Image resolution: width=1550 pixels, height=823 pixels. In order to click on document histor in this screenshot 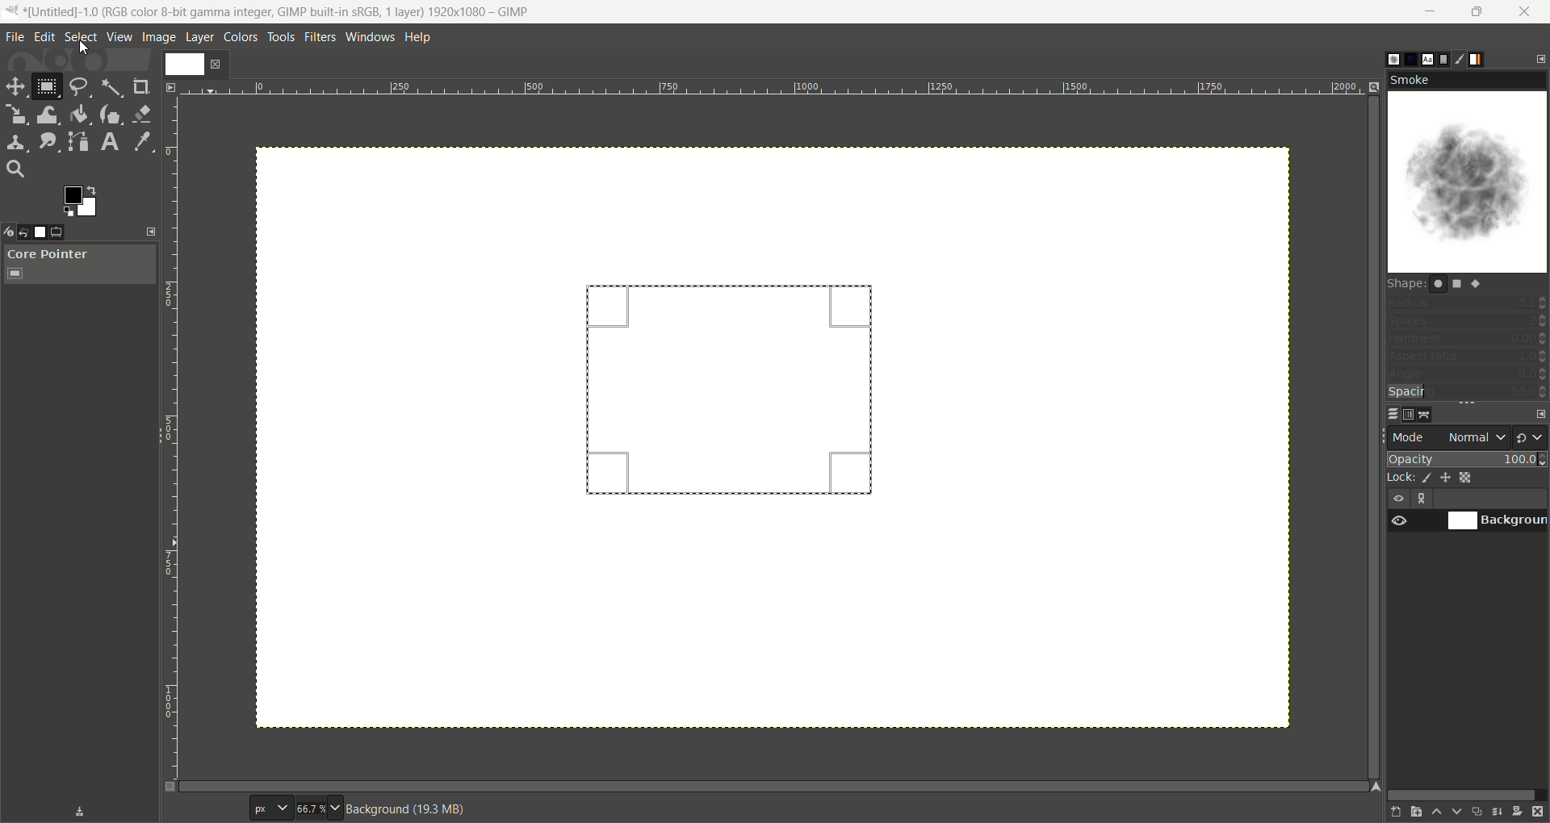, I will do `click(1440, 58)`.